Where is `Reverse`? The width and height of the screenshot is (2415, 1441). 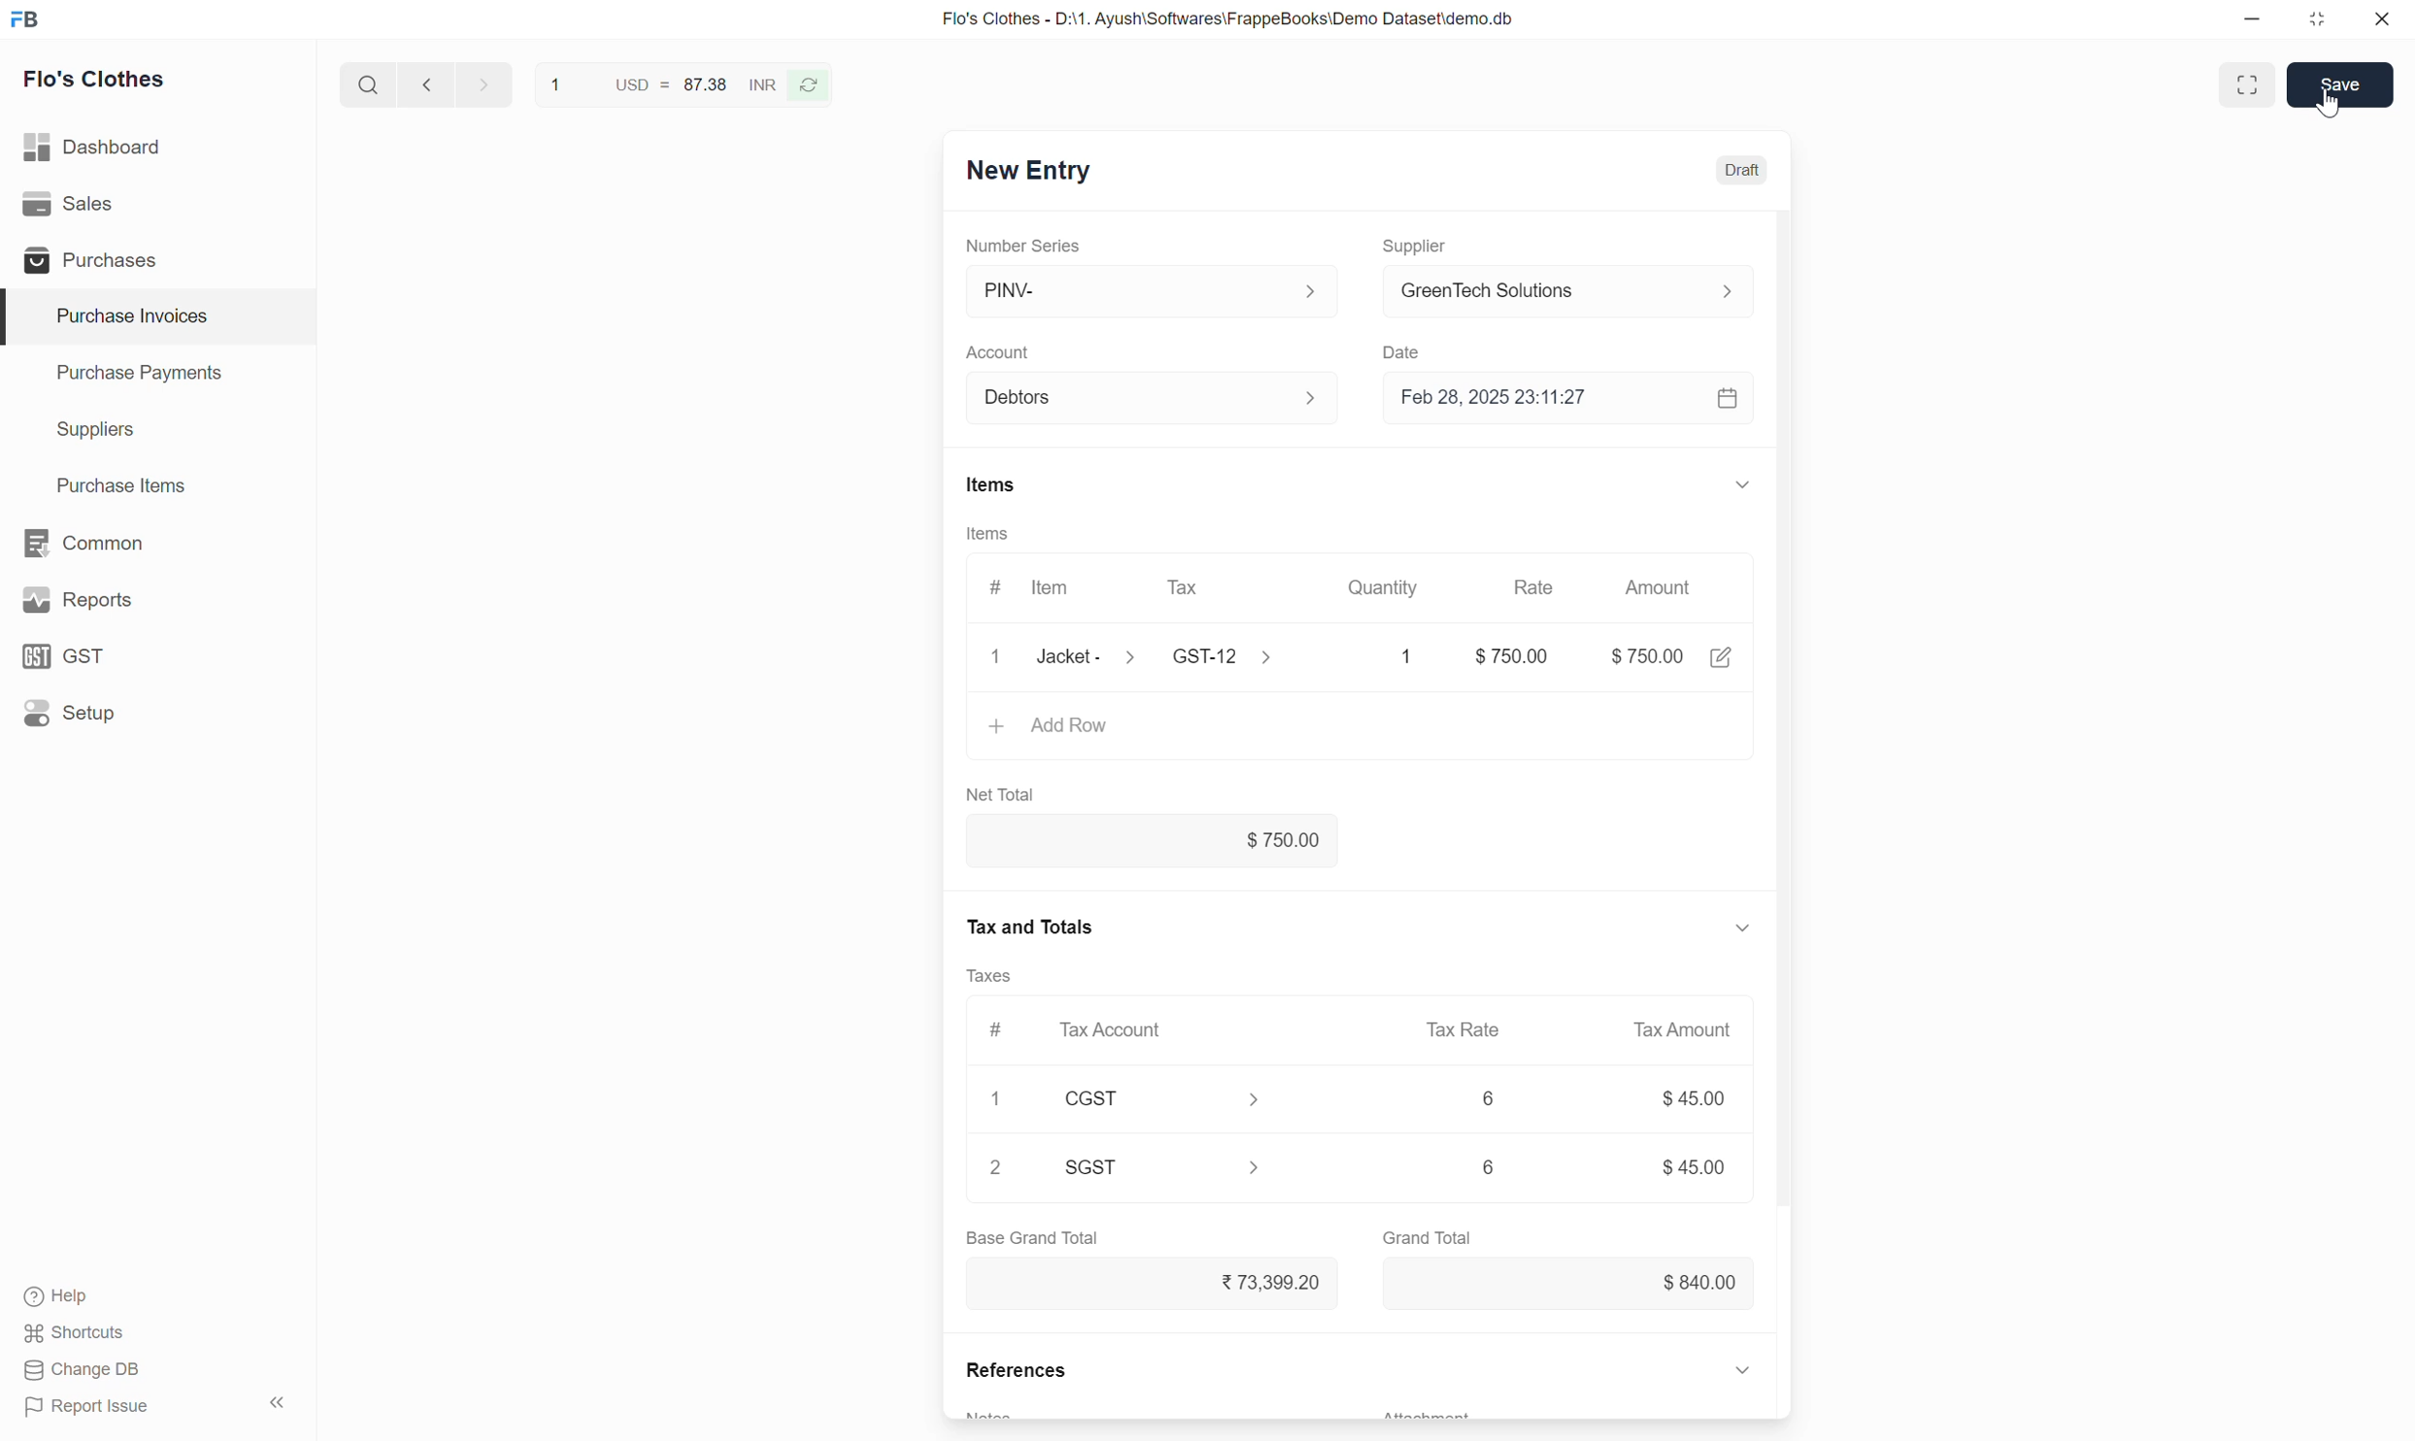
Reverse is located at coordinates (807, 85).